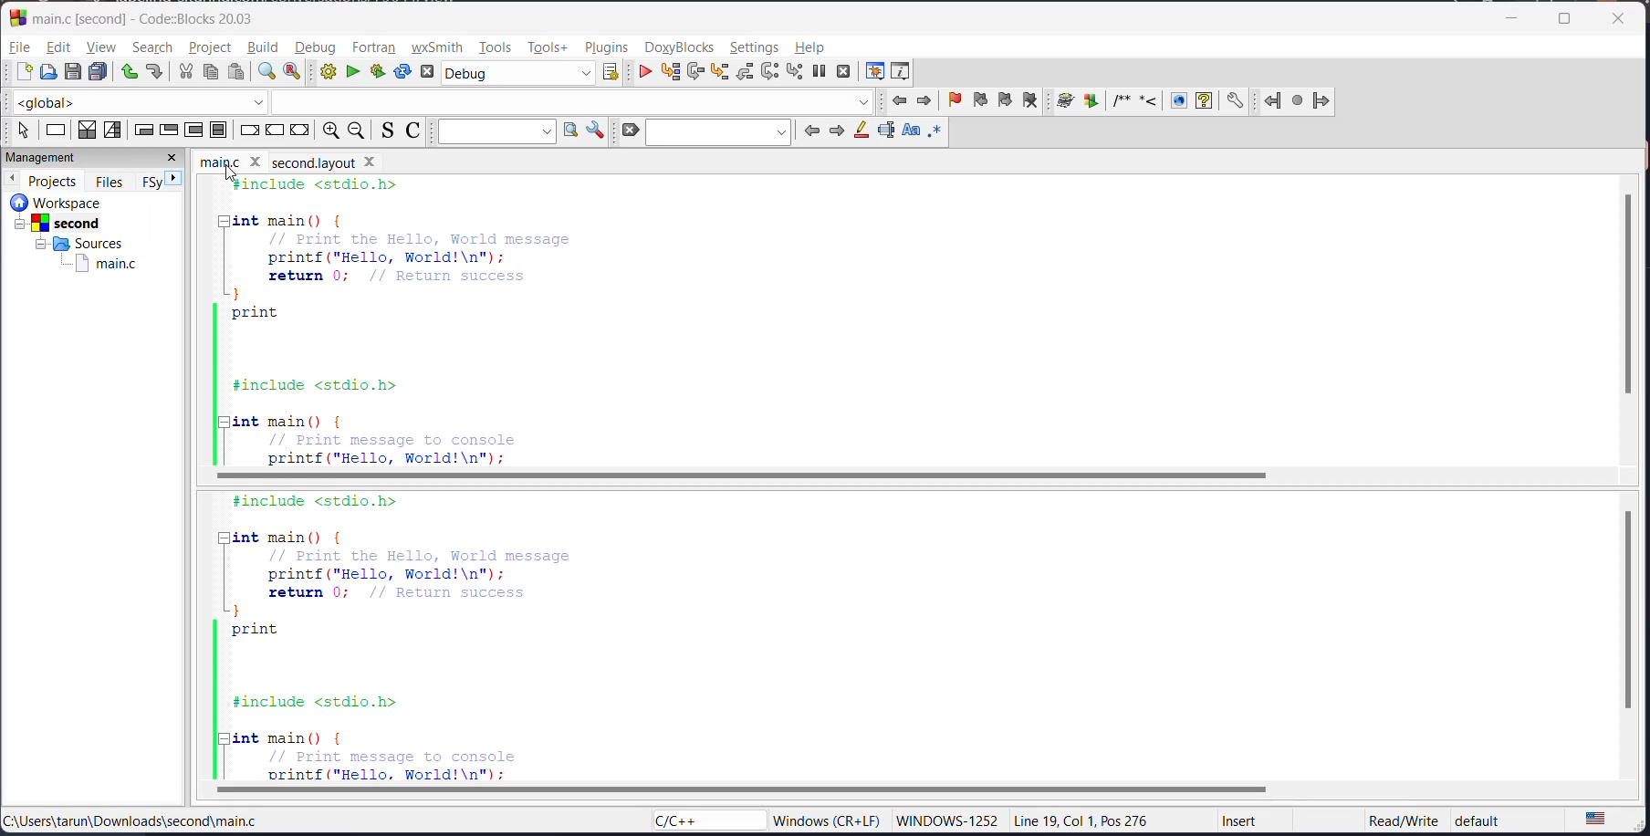 The image size is (1650, 836). Describe the element at coordinates (935, 132) in the screenshot. I see `use regex` at that location.